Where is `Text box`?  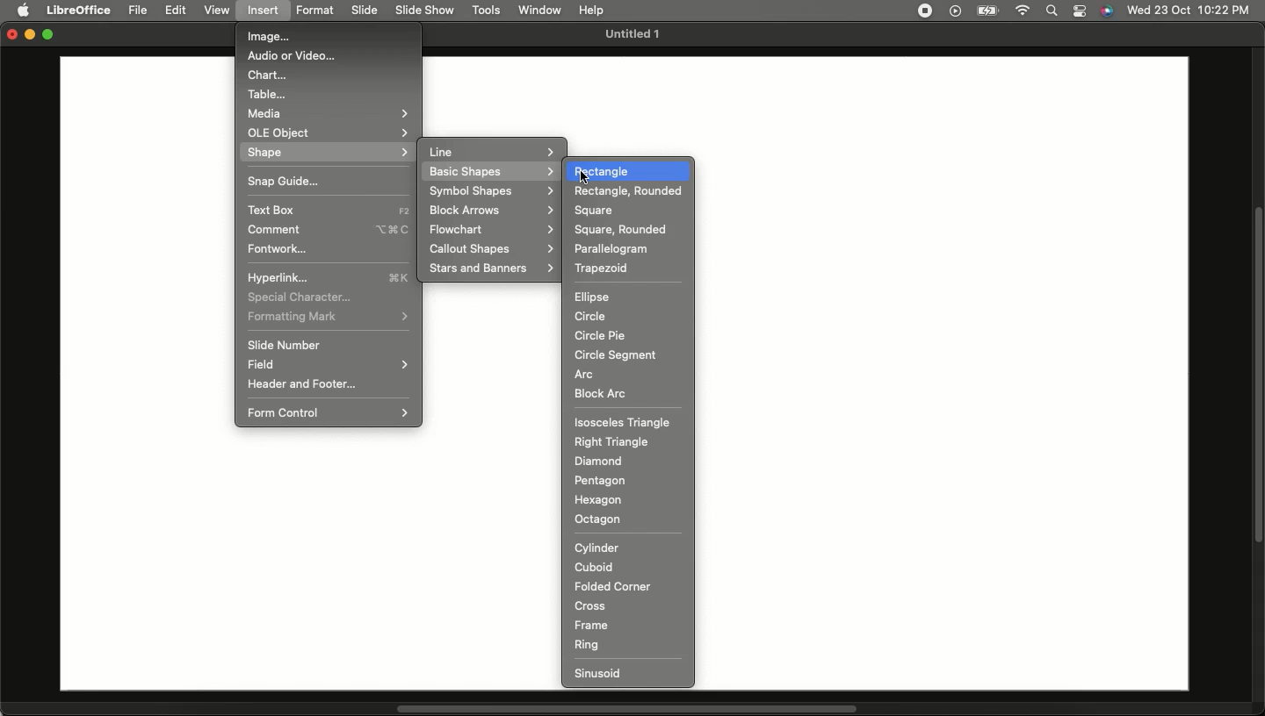
Text box is located at coordinates (329, 210).